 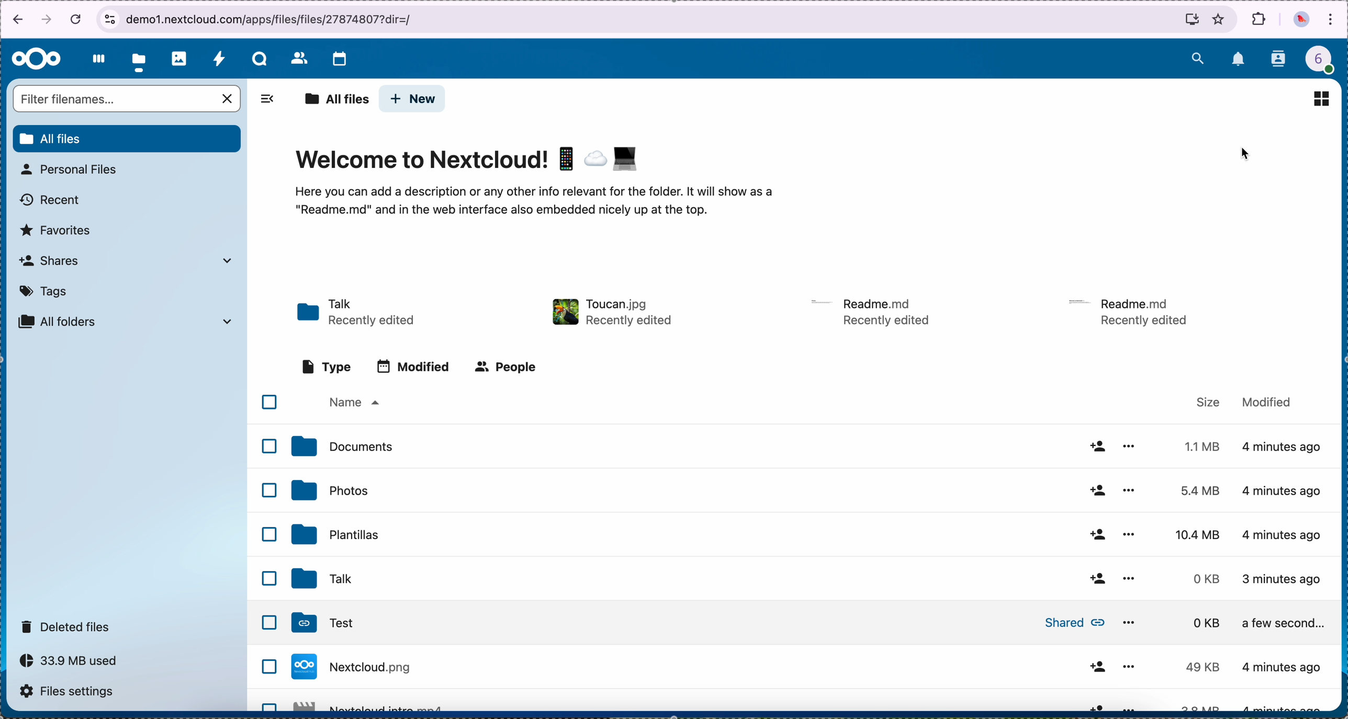 I want to click on all files button, so click(x=128, y=139).